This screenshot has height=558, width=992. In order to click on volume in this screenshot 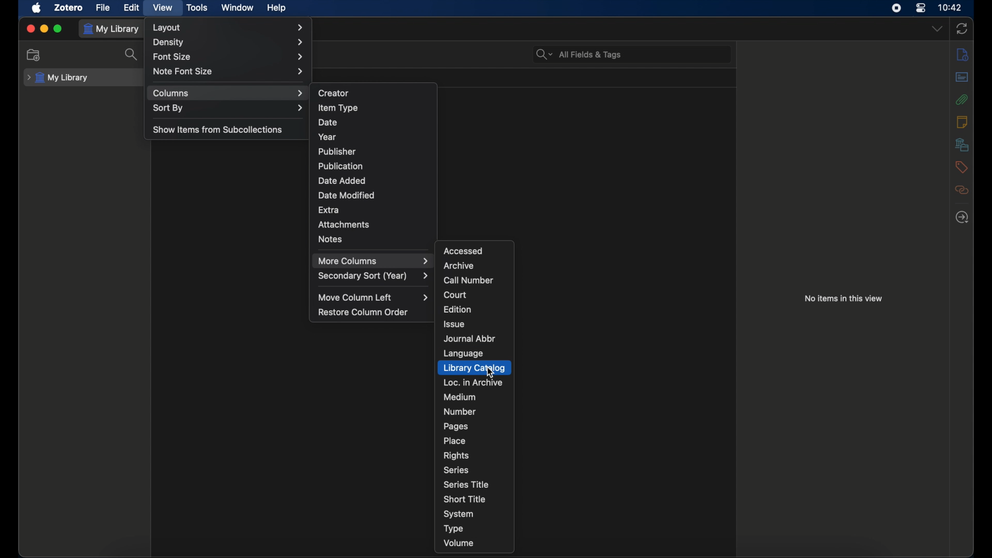, I will do `click(459, 543)`.